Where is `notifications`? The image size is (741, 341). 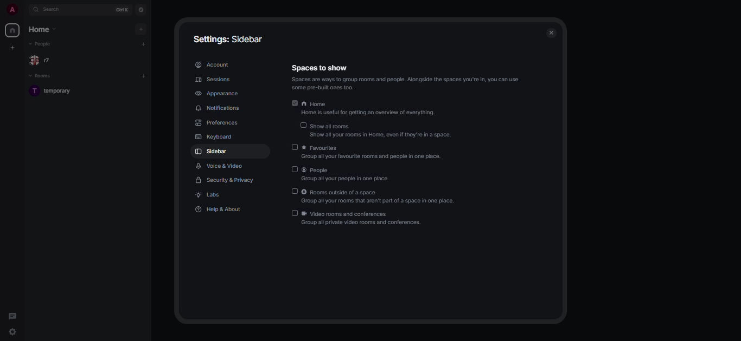
notifications is located at coordinates (217, 108).